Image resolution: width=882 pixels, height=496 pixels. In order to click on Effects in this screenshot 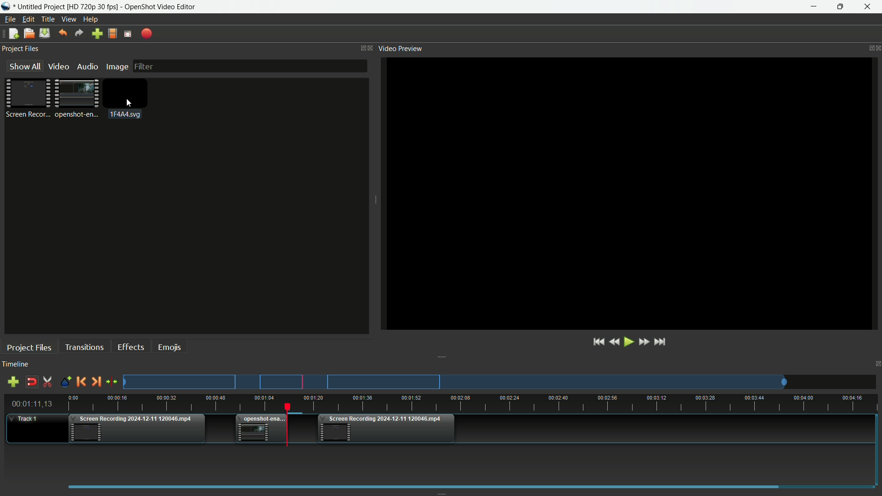, I will do `click(130, 347)`.